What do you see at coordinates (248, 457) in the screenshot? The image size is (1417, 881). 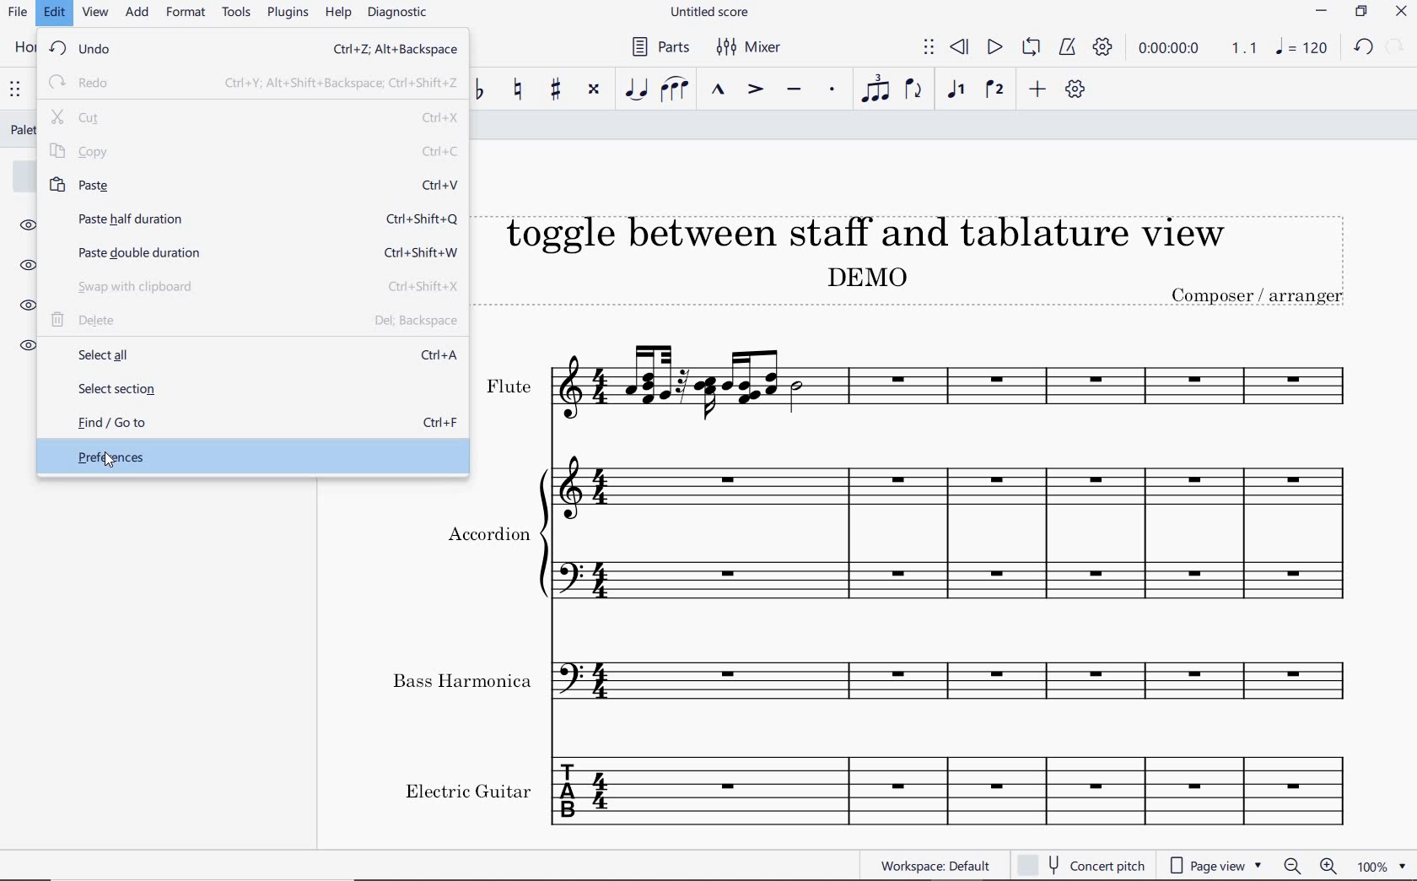 I see `preferences` at bounding box center [248, 457].